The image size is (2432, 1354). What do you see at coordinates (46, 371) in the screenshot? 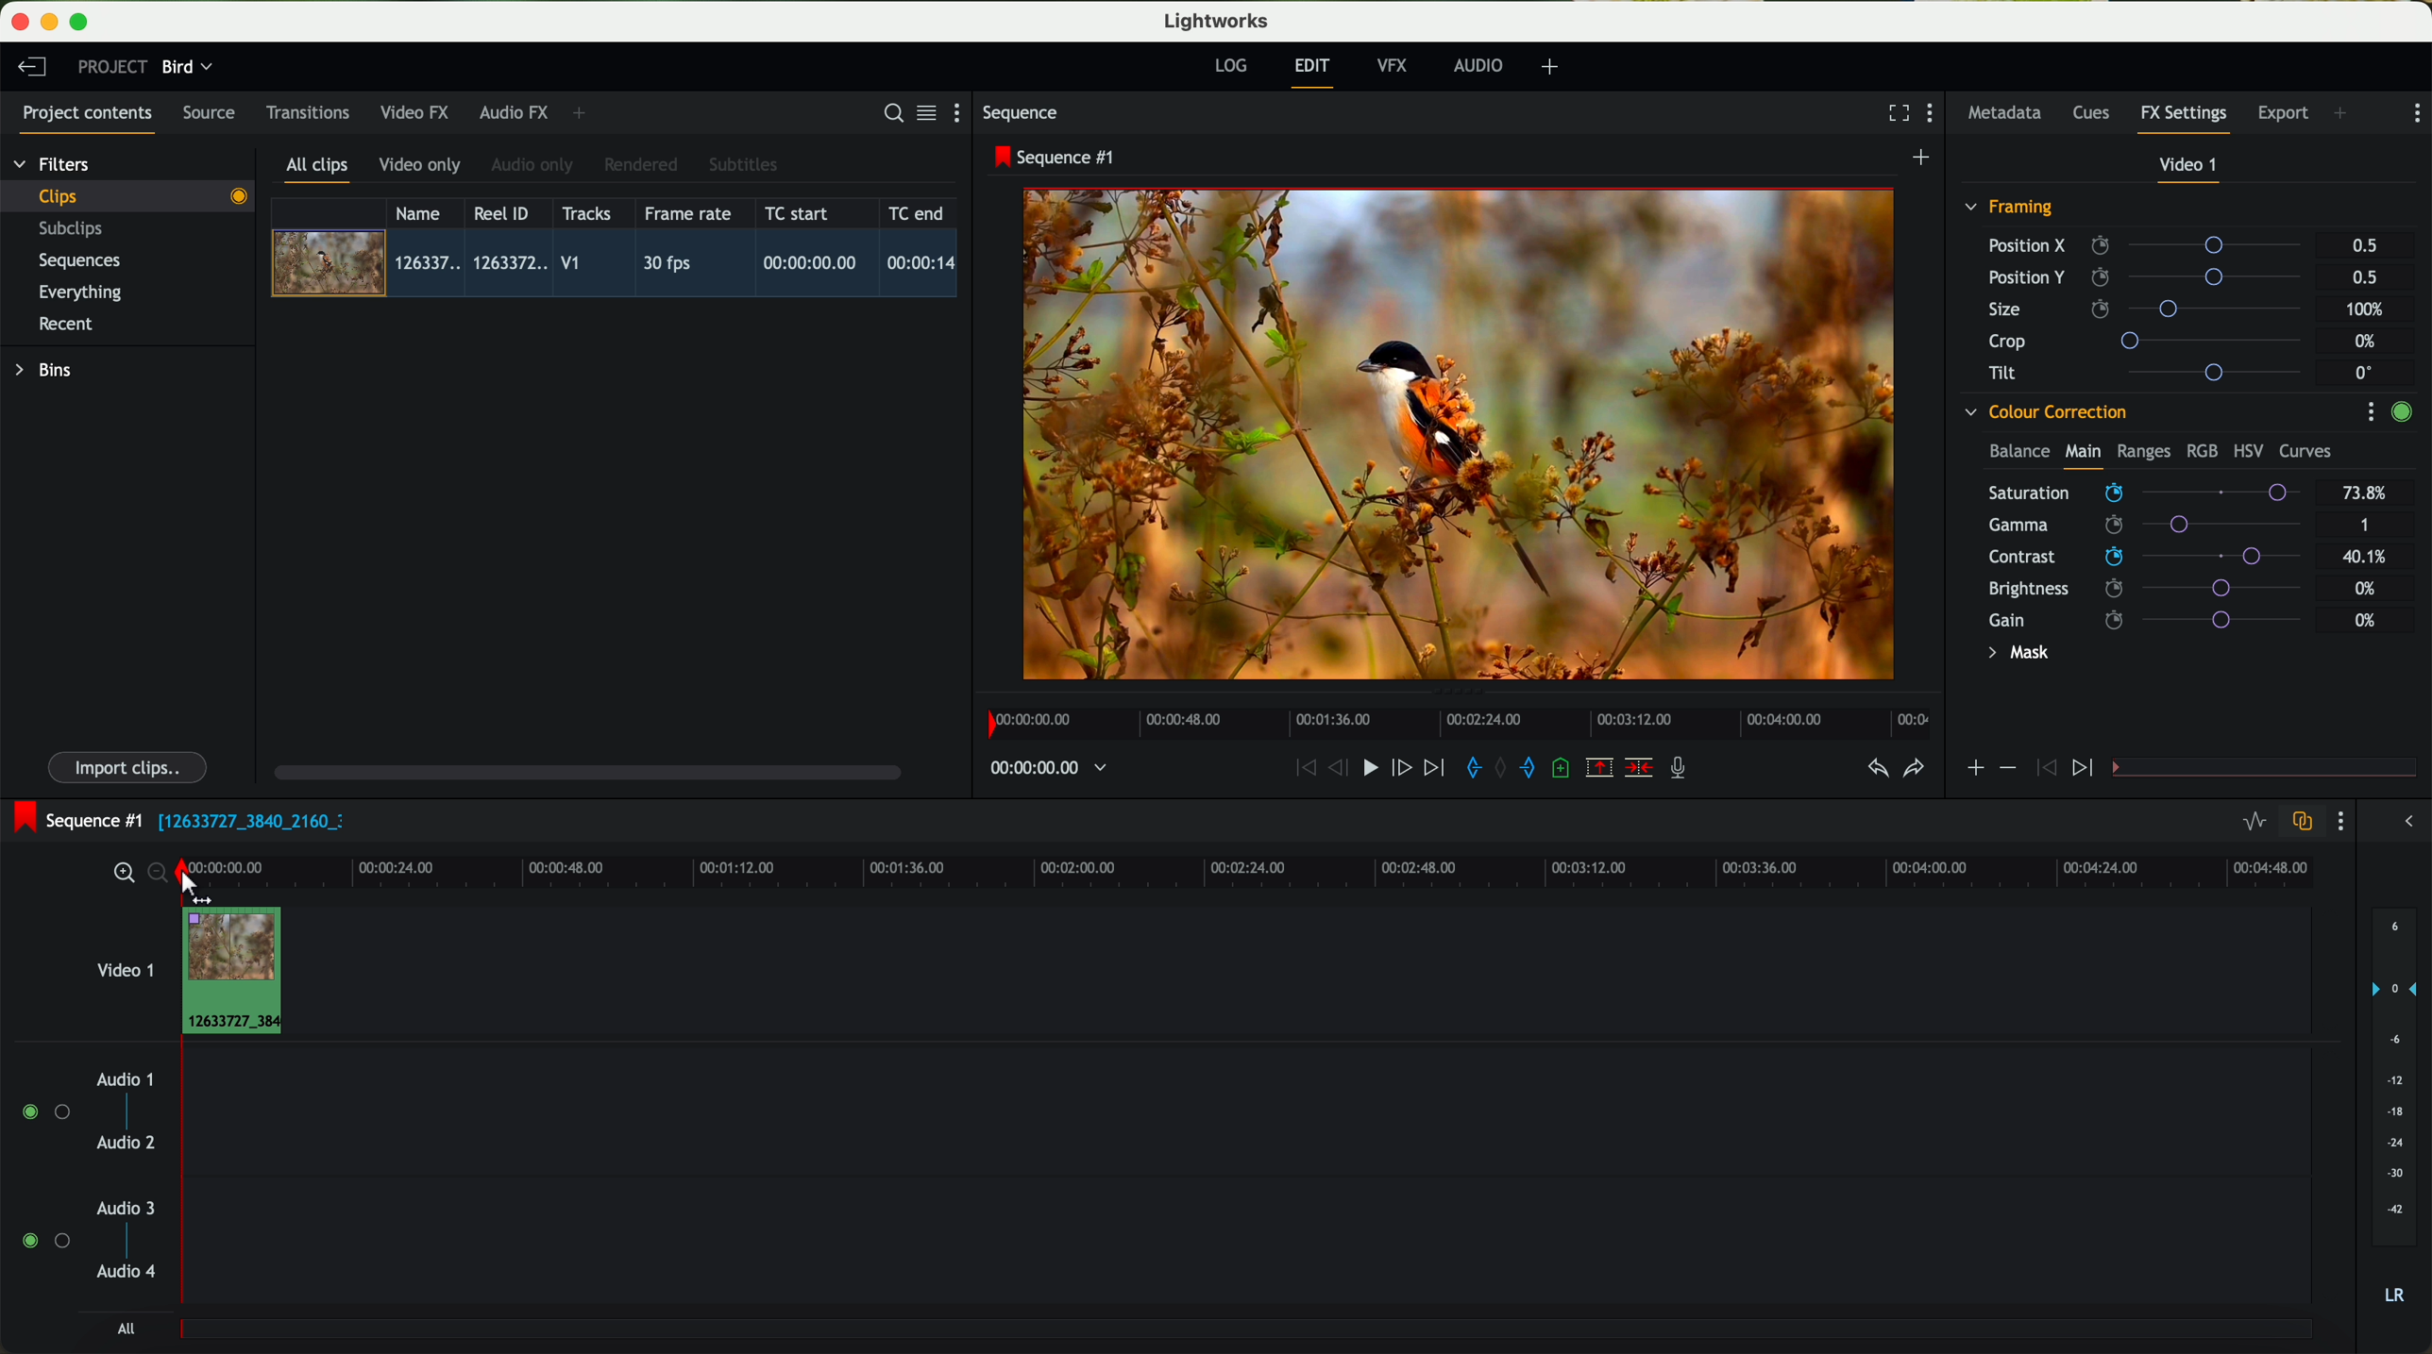
I see `bins` at bounding box center [46, 371].